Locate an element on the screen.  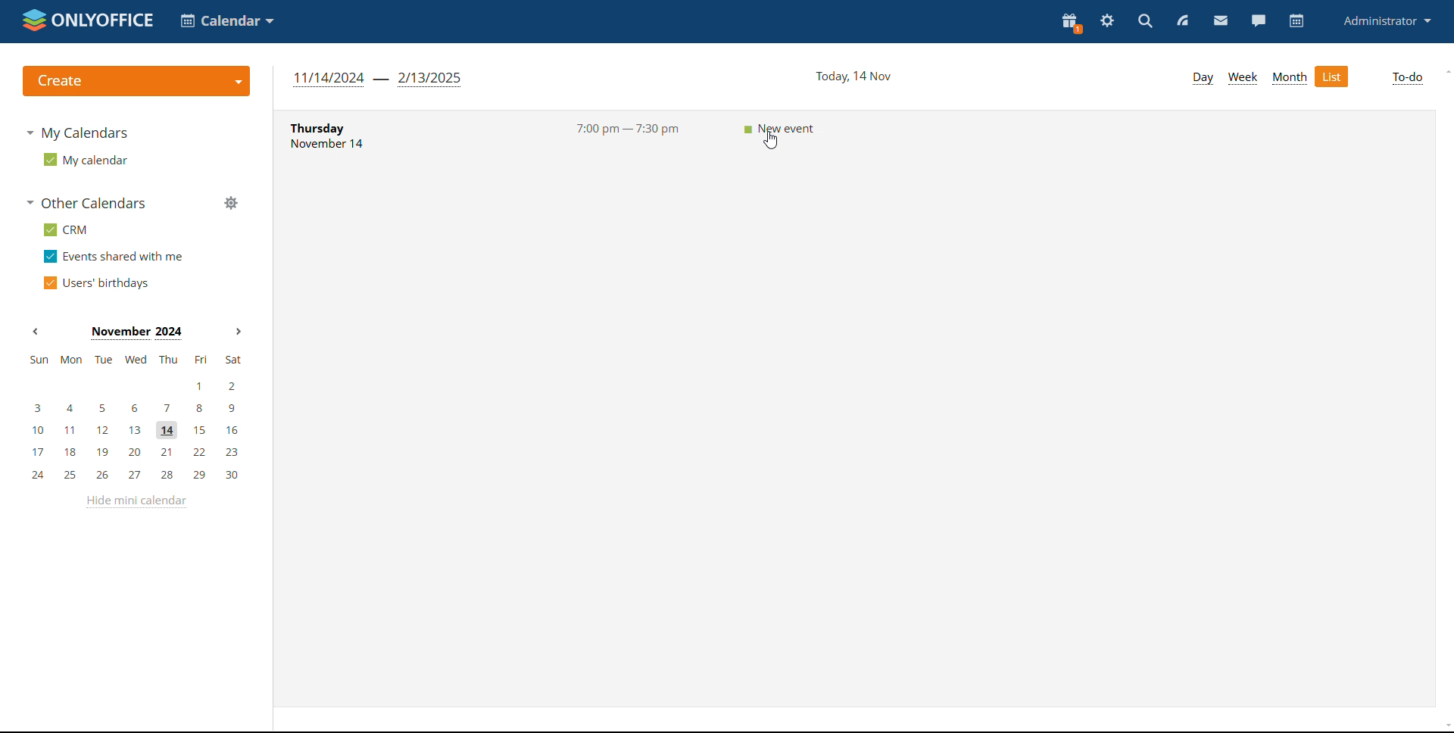
scroll up is located at coordinates (1445, 72).